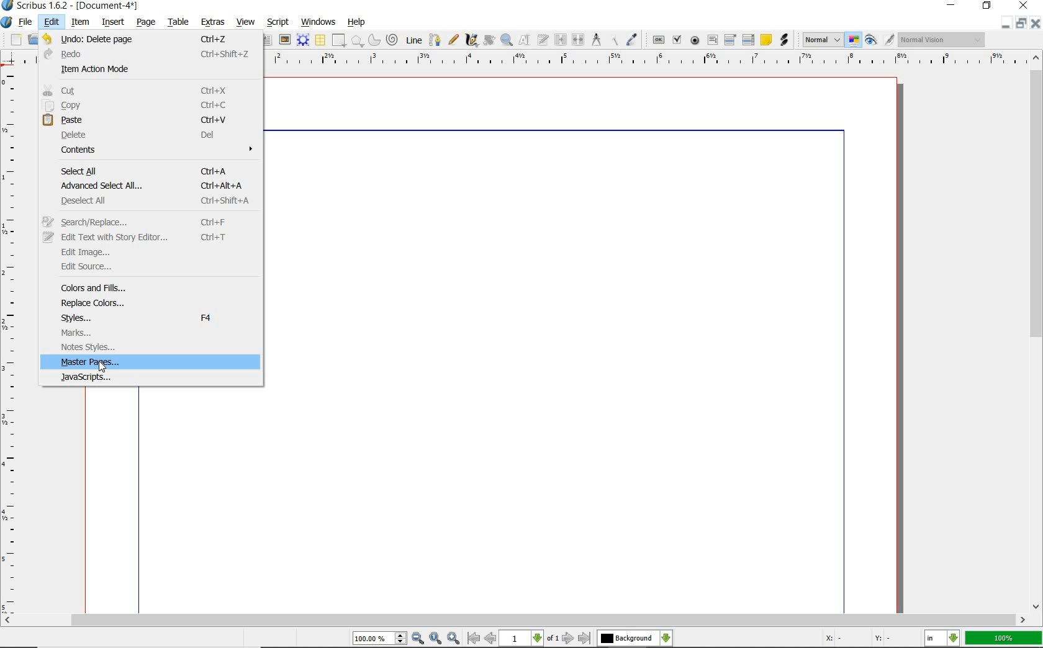  I want to click on link annotation, so click(784, 39).